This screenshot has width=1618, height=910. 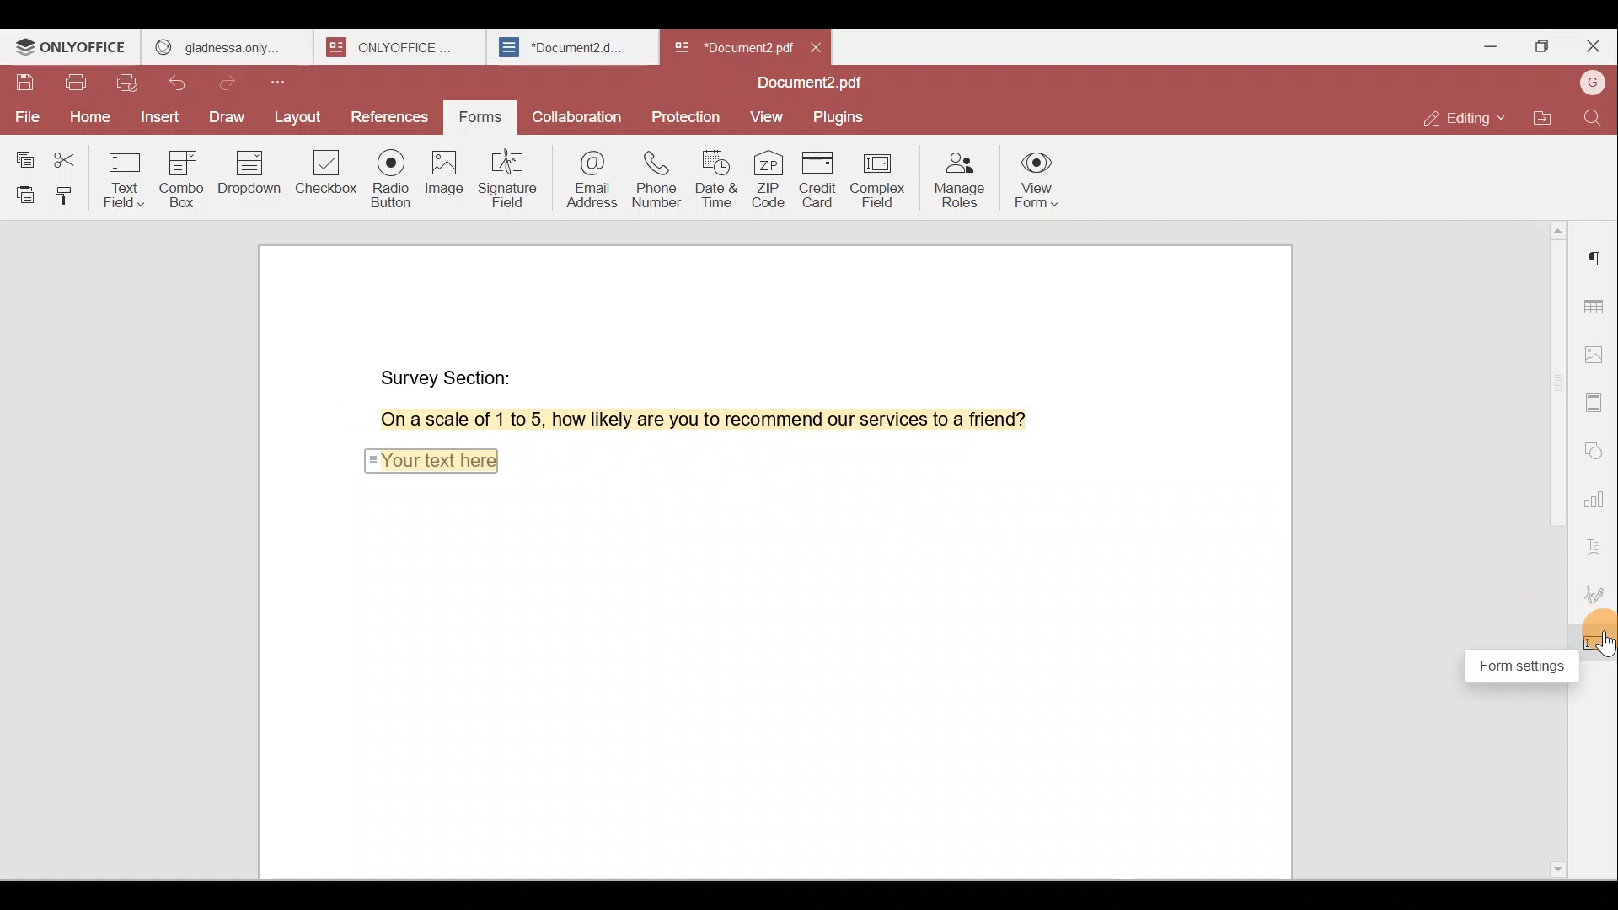 What do you see at coordinates (815, 84) in the screenshot?
I see `Document name` at bounding box center [815, 84].